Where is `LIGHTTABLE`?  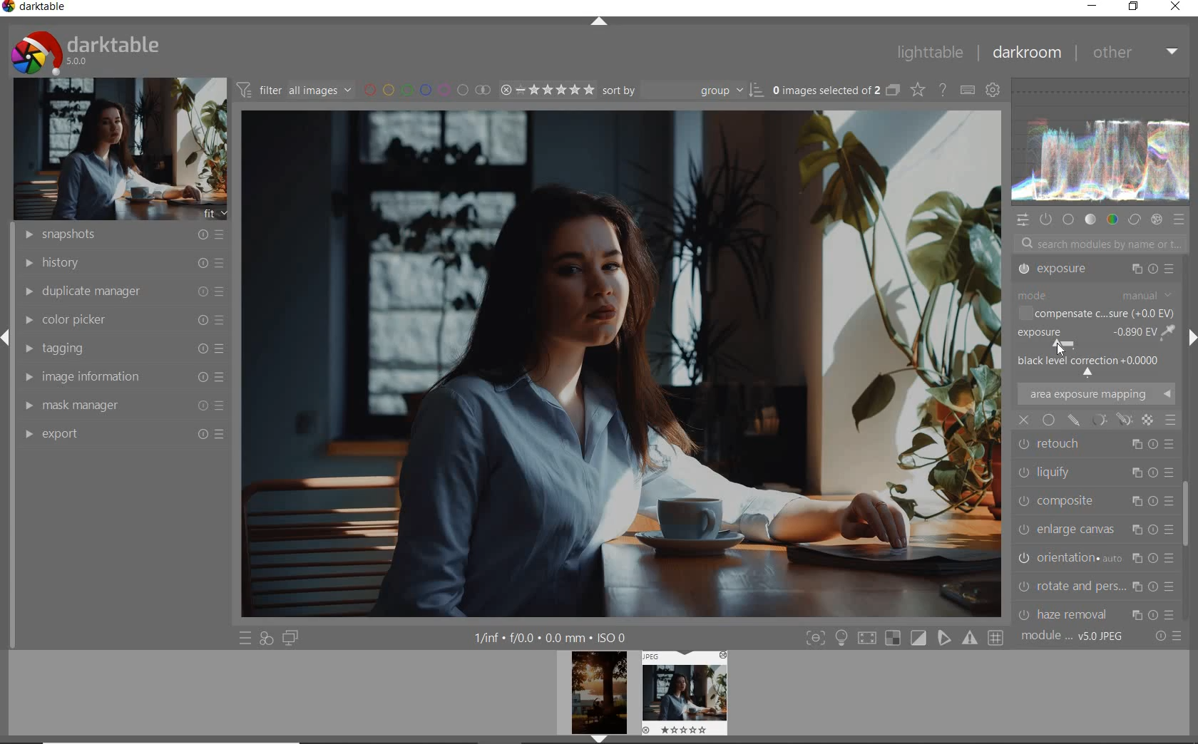 LIGHTTABLE is located at coordinates (931, 53).